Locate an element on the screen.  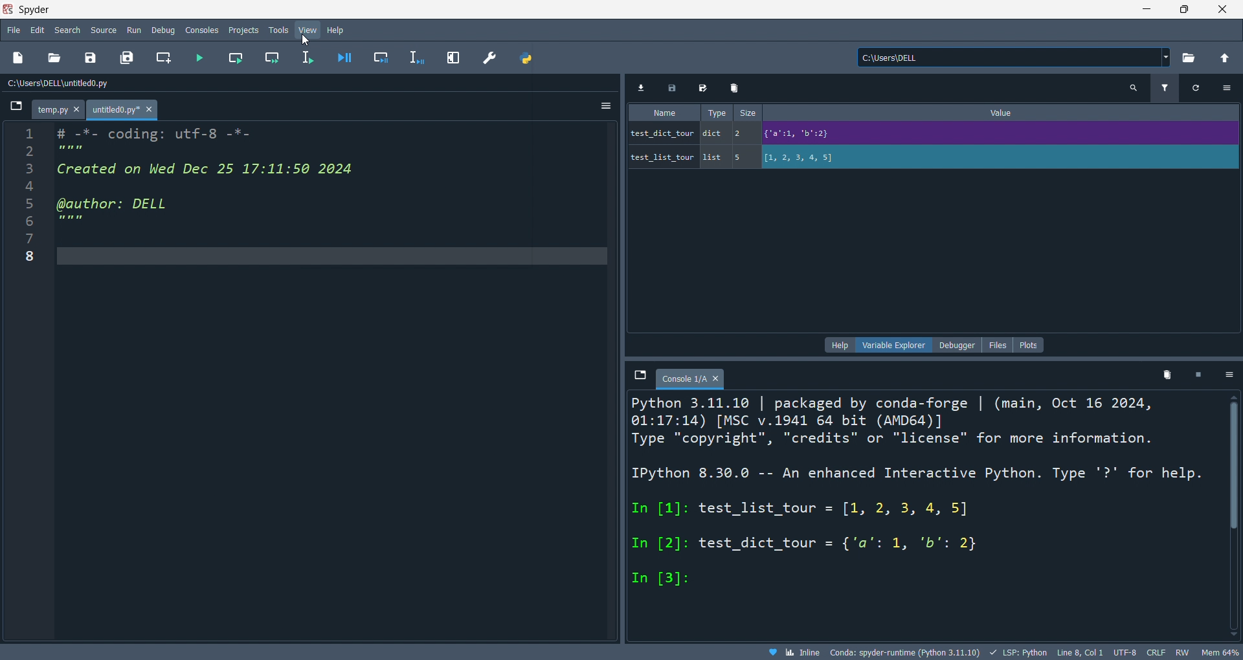
variable name is located at coordinates (662, 132).